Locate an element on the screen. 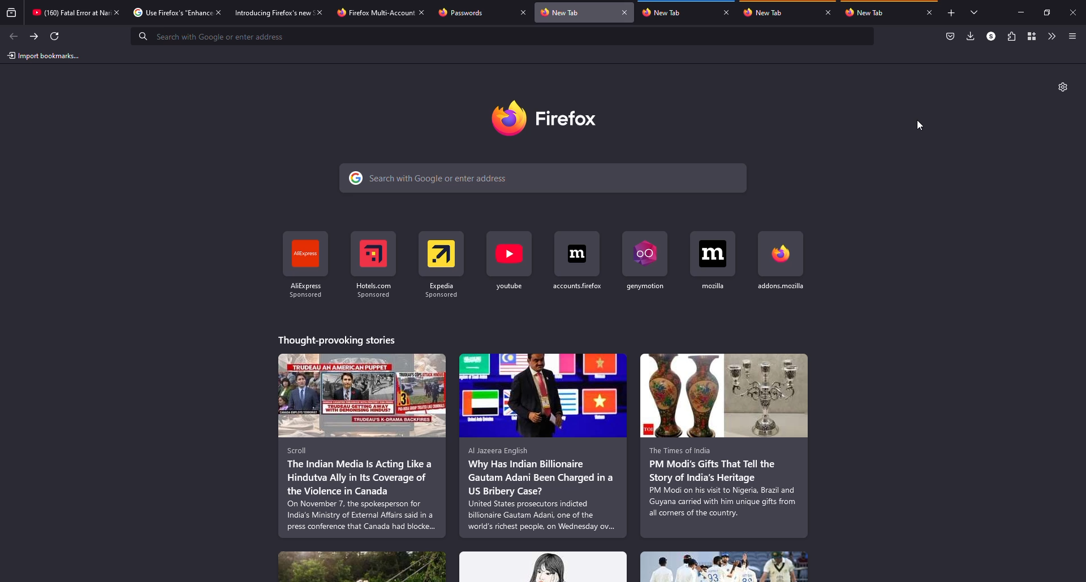 This screenshot has height=582, width=1086. close is located at coordinates (218, 12).